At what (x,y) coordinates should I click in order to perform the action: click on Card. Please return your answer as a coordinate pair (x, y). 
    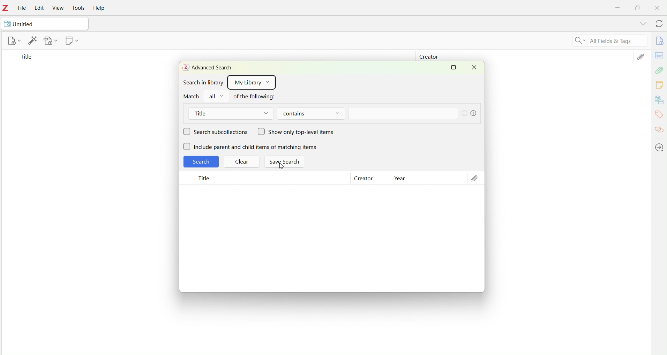
    Looking at the image, I should click on (659, 55).